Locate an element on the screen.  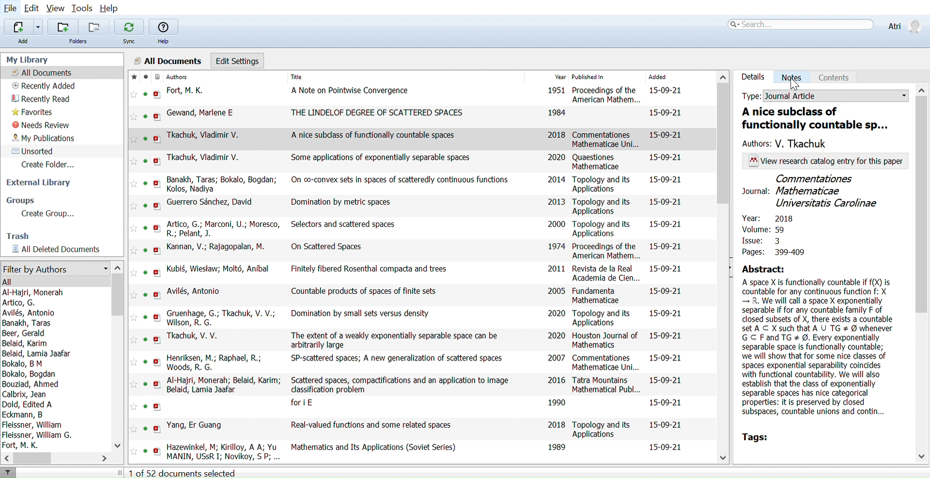
Move down in filter by authors is located at coordinates (117, 444).